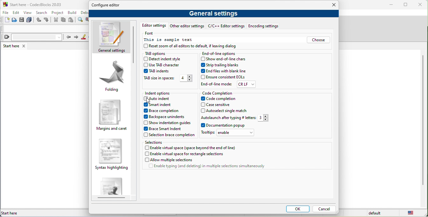 This screenshot has height=217, width=428. Describe the element at coordinates (112, 114) in the screenshot. I see `margins and caret` at that location.